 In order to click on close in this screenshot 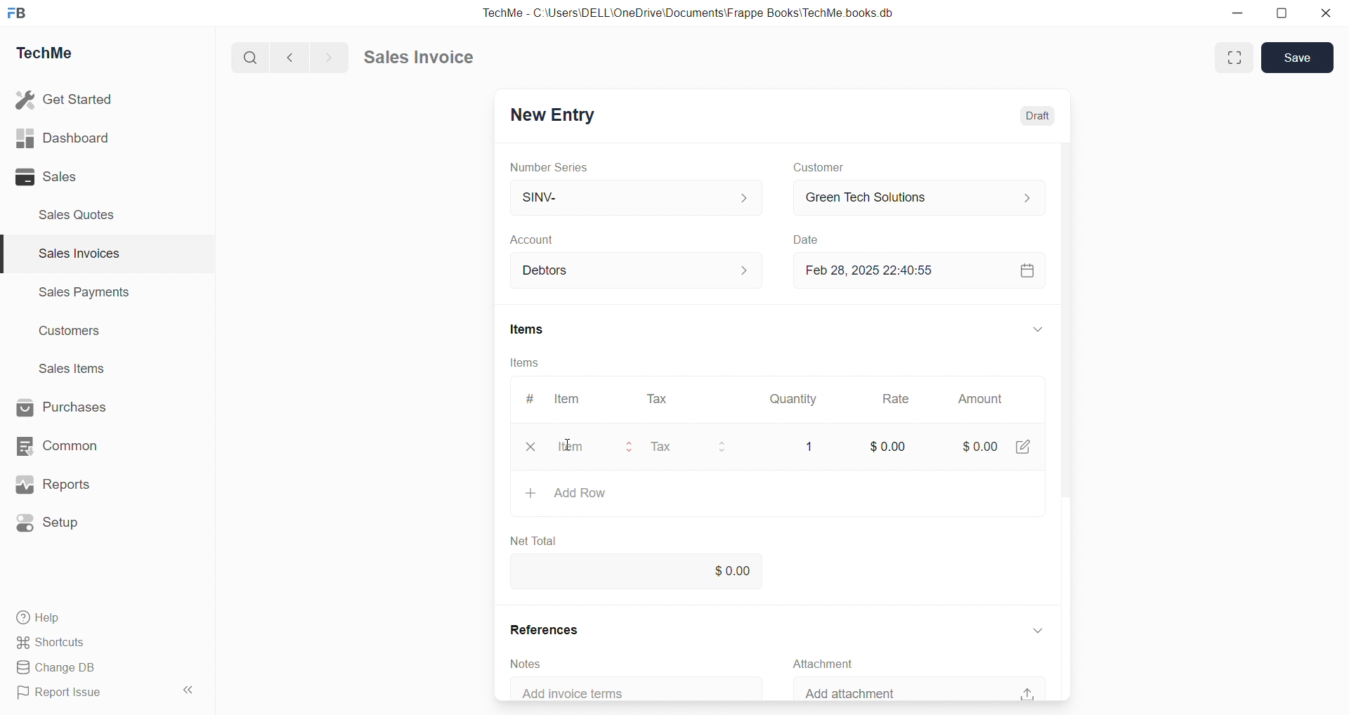, I will do `click(1327, 13)`.